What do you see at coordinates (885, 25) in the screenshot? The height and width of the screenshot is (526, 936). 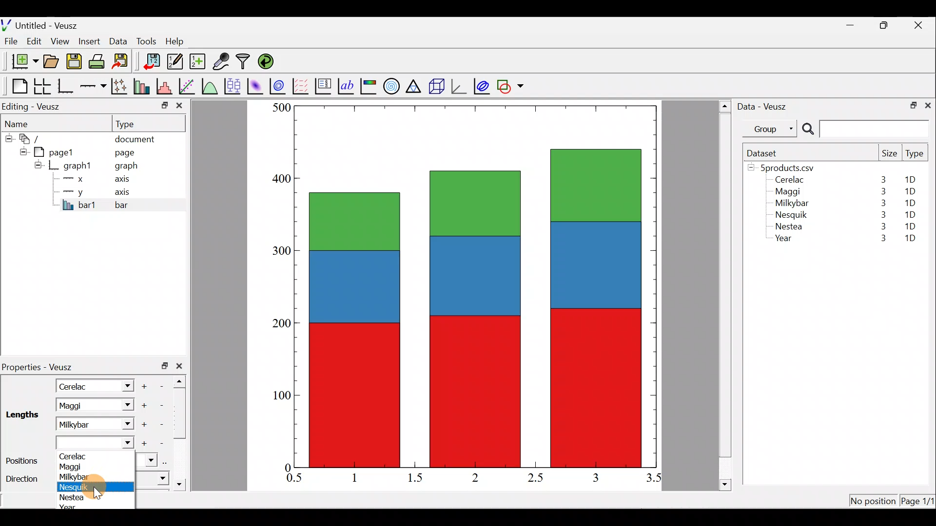 I see `restore down` at bounding box center [885, 25].